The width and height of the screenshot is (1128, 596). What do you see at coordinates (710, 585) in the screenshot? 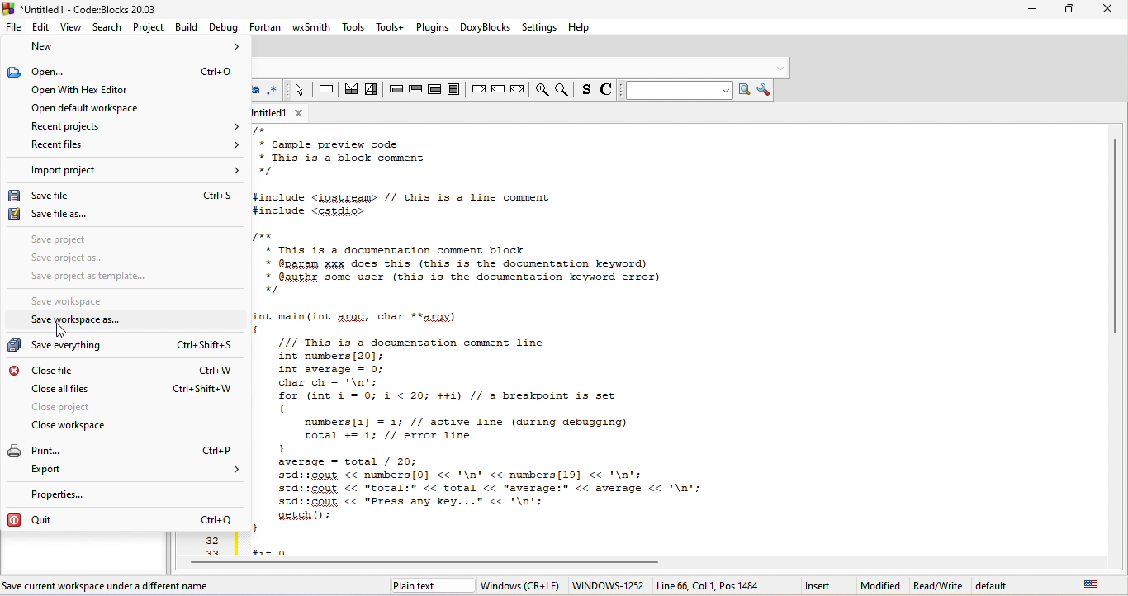
I see `line 66 col 1, pos 1484` at bounding box center [710, 585].